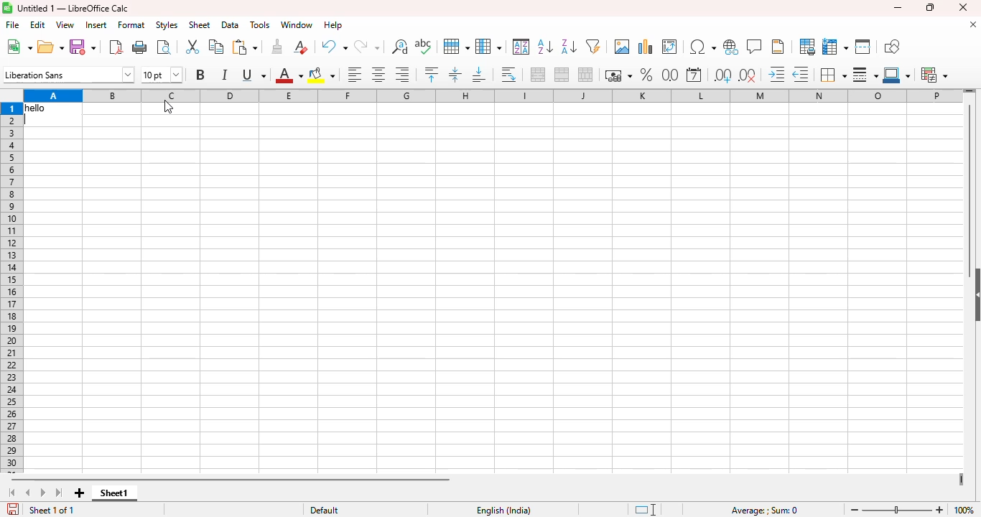 This screenshot has width=981, height=517. Describe the element at coordinates (244, 47) in the screenshot. I see `paste` at that location.